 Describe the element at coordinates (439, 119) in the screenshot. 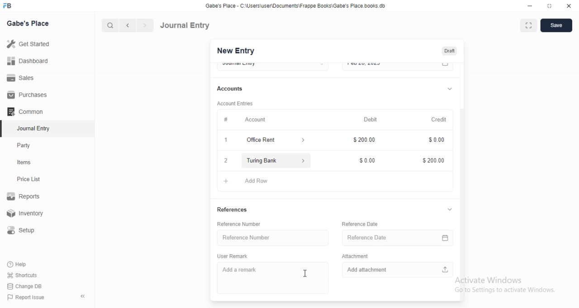

I see `Credit` at that location.